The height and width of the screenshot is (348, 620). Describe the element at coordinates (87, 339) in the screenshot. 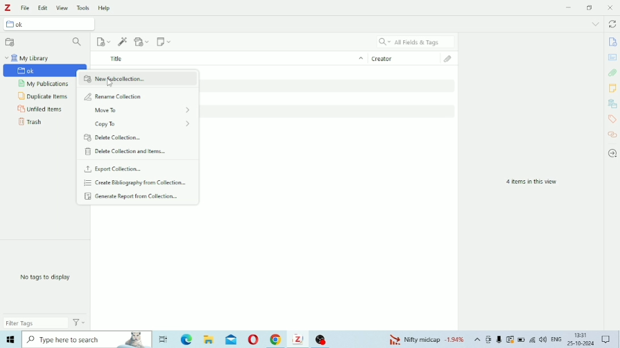

I see `Type here to search` at that location.